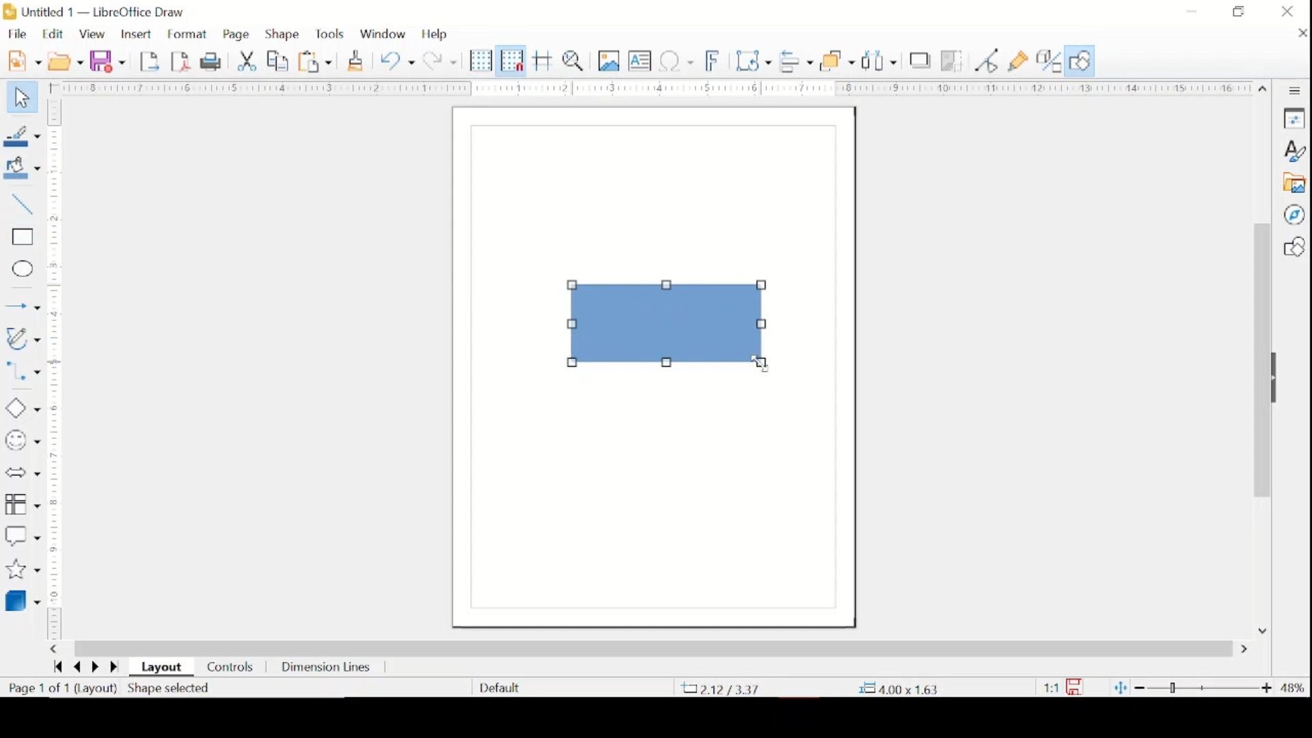 The width and height of the screenshot is (1312, 738). Describe the element at coordinates (57, 666) in the screenshot. I see `last` at that location.